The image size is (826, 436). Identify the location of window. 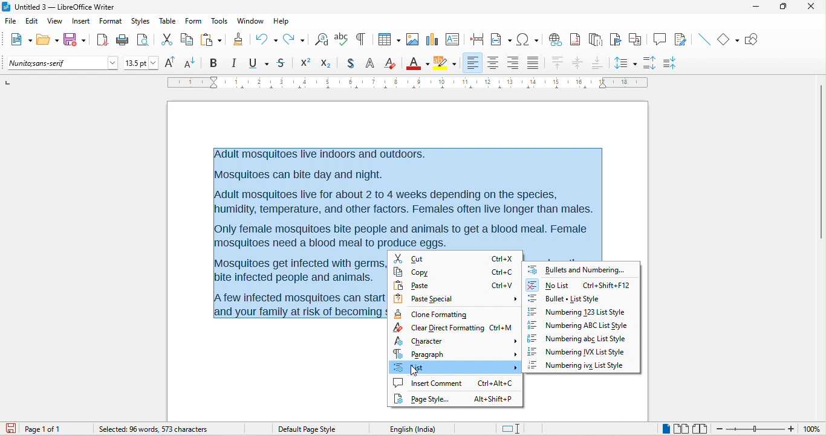
(250, 22).